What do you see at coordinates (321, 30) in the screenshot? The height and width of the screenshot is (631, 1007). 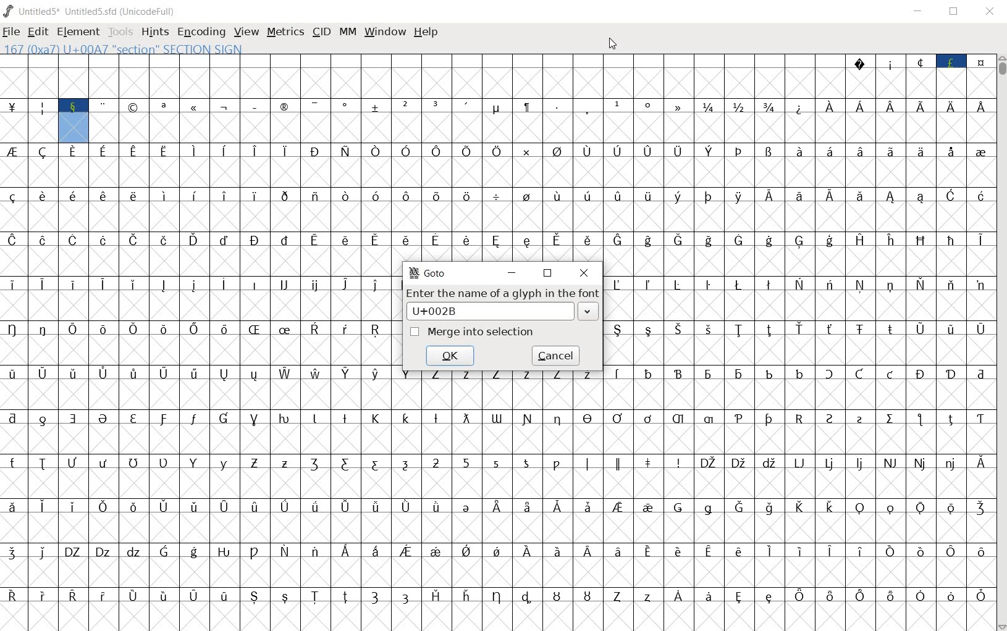 I see `cid` at bounding box center [321, 30].